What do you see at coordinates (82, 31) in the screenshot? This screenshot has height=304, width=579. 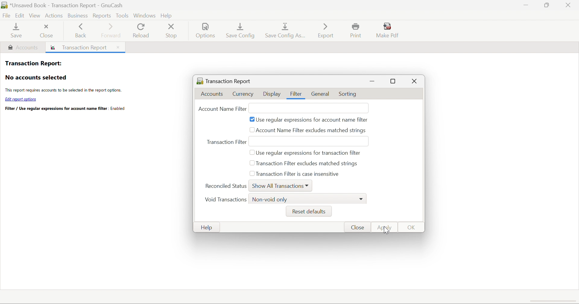 I see `Back` at bounding box center [82, 31].